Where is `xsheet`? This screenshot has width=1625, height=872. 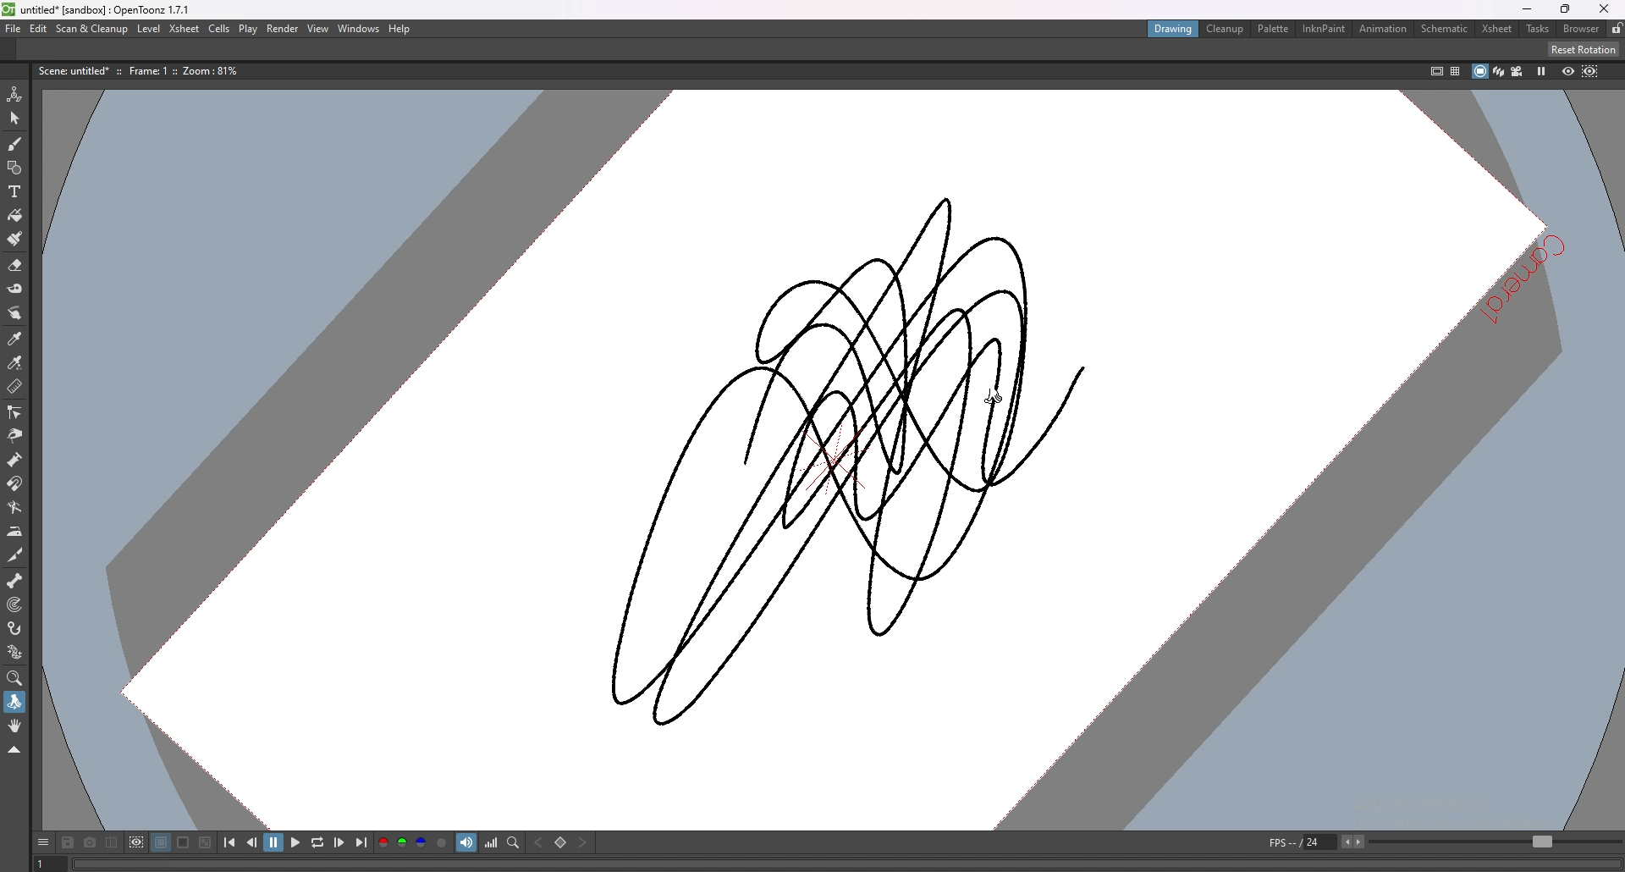
xsheet is located at coordinates (1499, 29).